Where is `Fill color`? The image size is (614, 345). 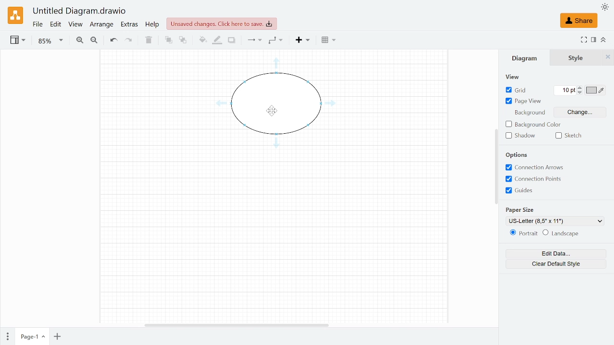
Fill color is located at coordinates (202, 40).